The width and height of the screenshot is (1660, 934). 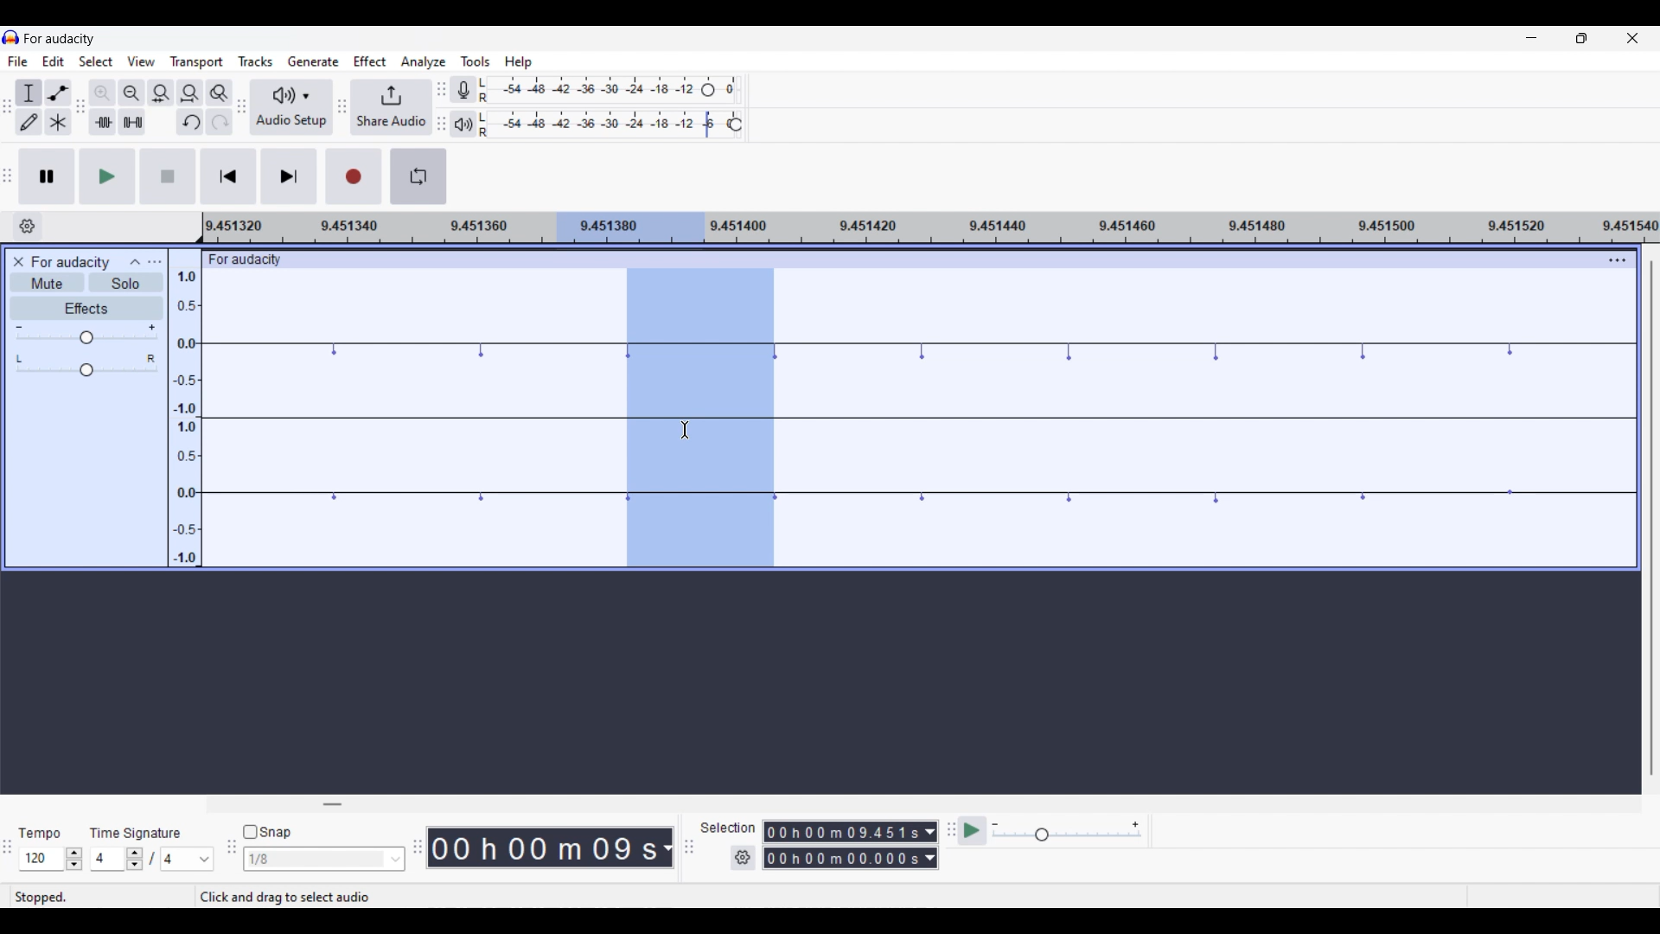 What do you see at coordinates (220, 93) in the screenshot?
I see `Zoom toggle` at bounding box center [220, 93].